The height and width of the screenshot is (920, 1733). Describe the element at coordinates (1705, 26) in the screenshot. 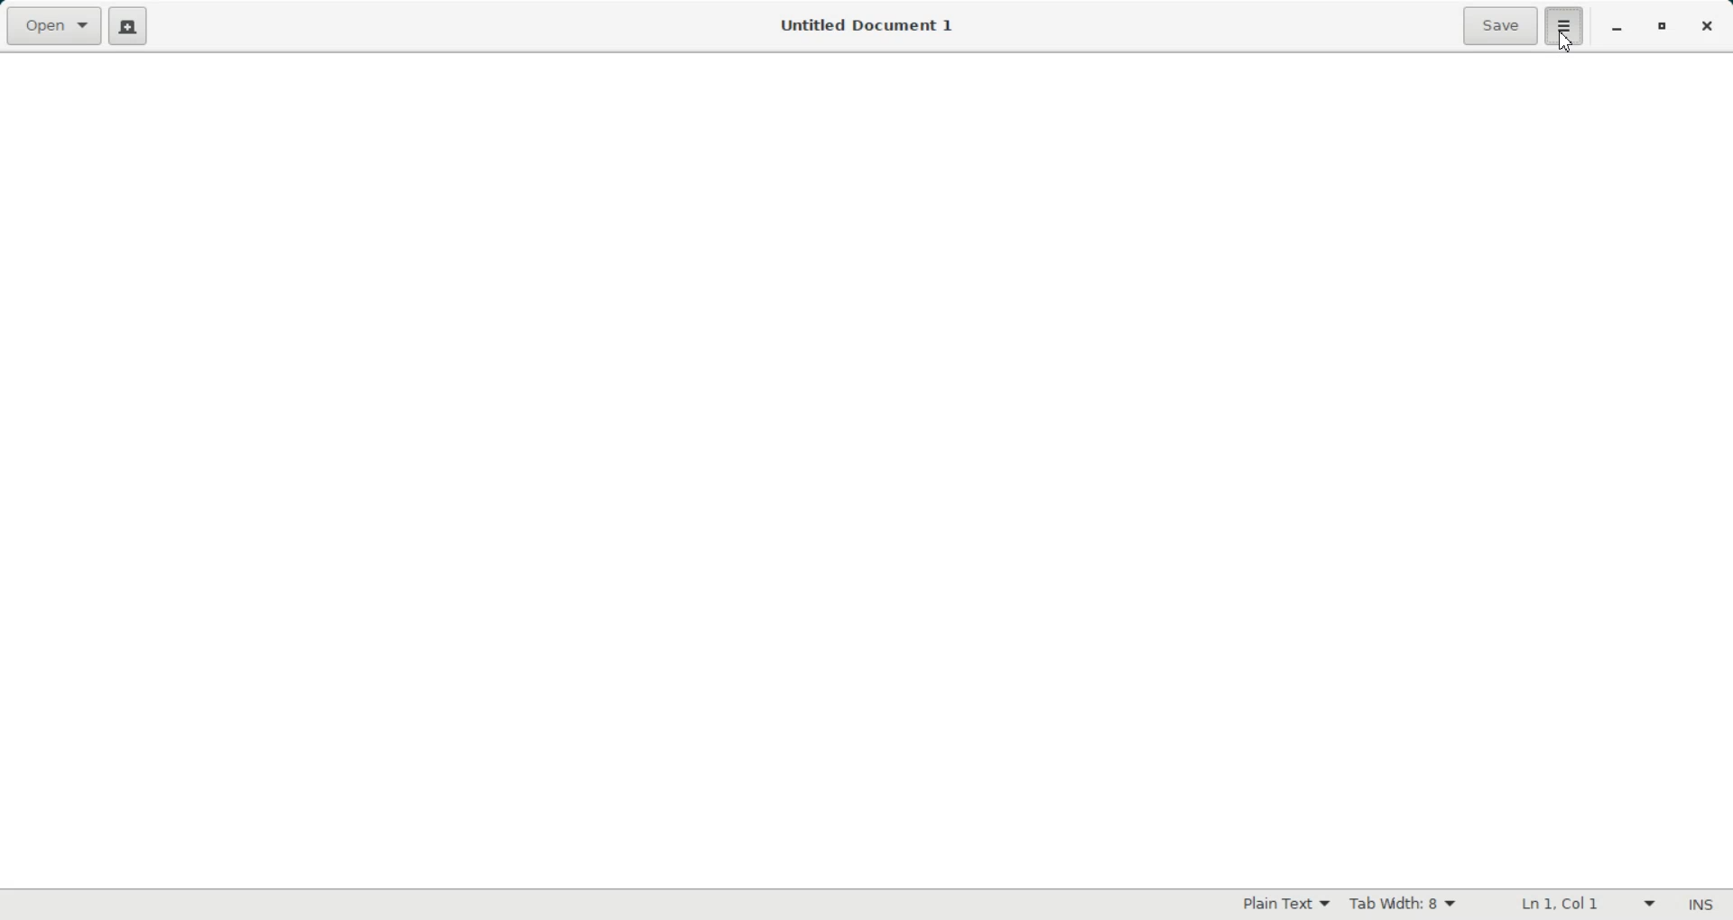

I see `Close` at that location.